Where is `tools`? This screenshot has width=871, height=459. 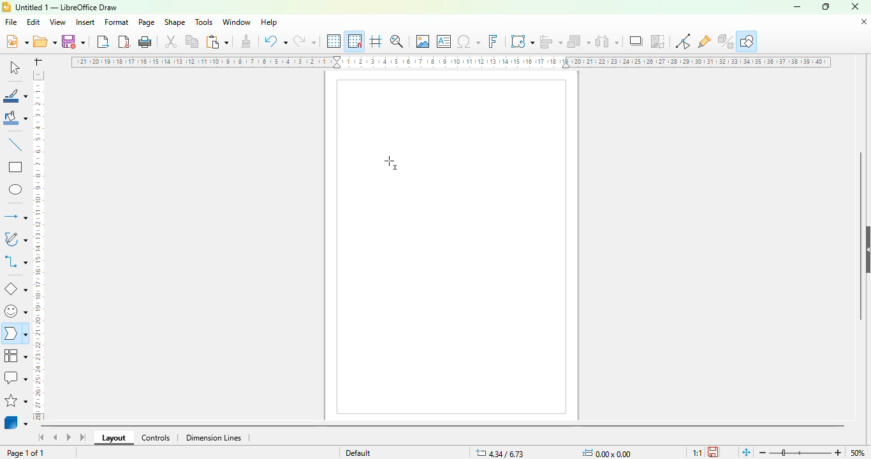
tools is located at coordinates (203, 22).